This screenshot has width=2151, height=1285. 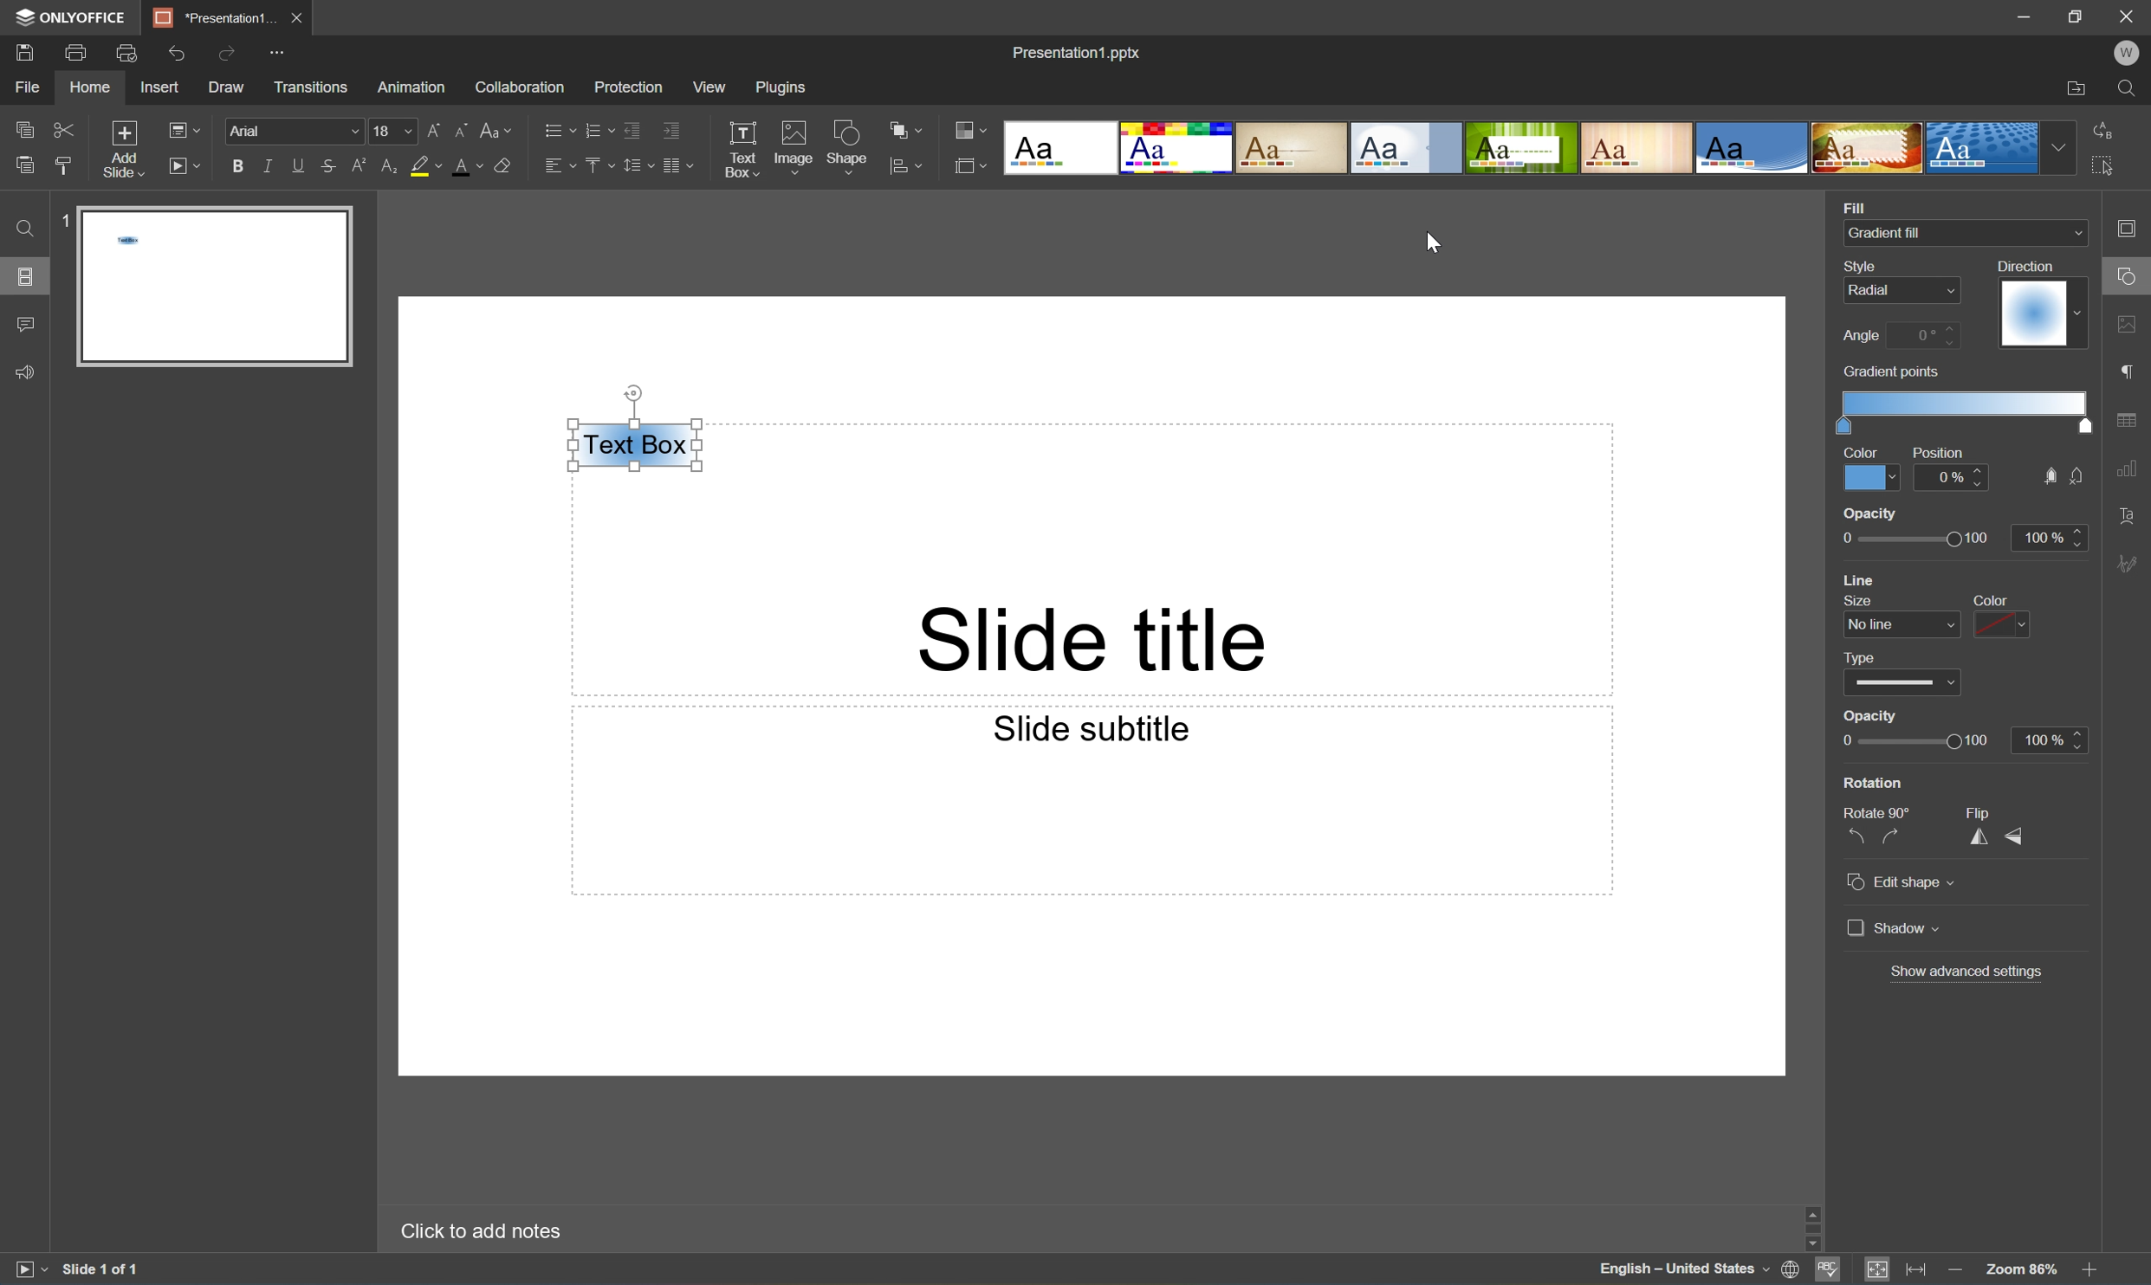 What do you see at coordinates (1863, 205) in the screenshot?
I see `Fill` at bounding box center [1863, 205].